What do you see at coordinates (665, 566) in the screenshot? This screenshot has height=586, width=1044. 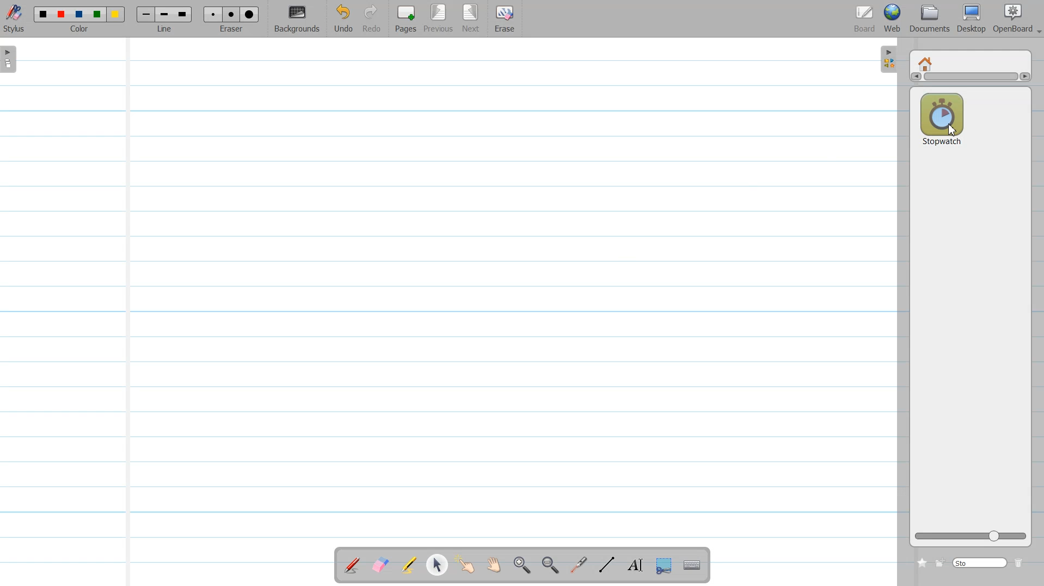 I see `Capture part of the Screen` at bounding box center [665, 566].